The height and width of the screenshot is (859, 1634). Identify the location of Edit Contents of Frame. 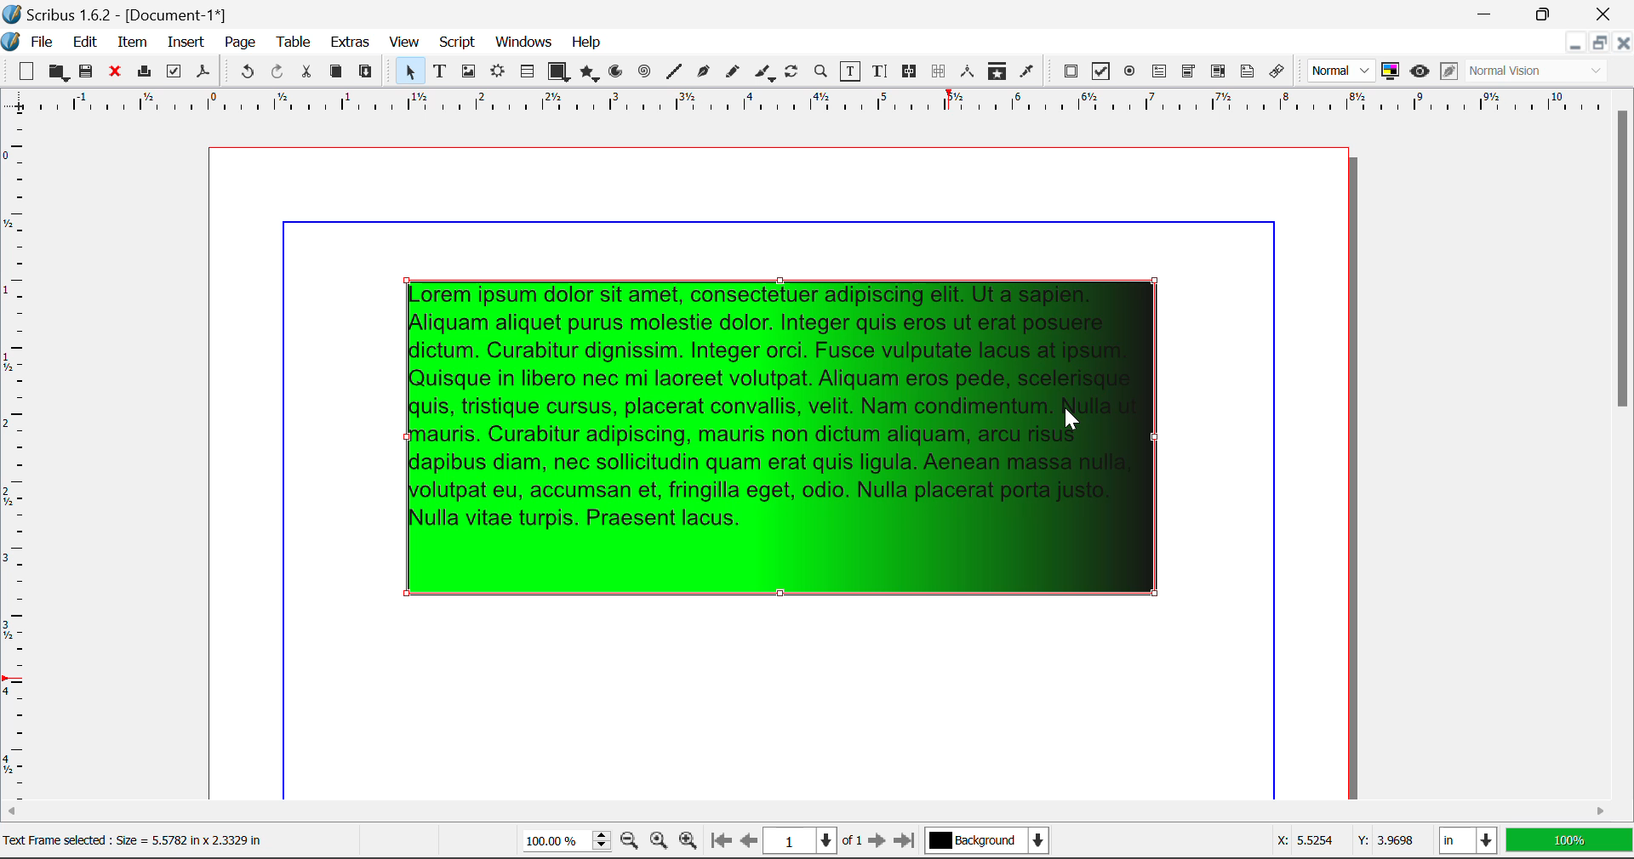
(851, 73).